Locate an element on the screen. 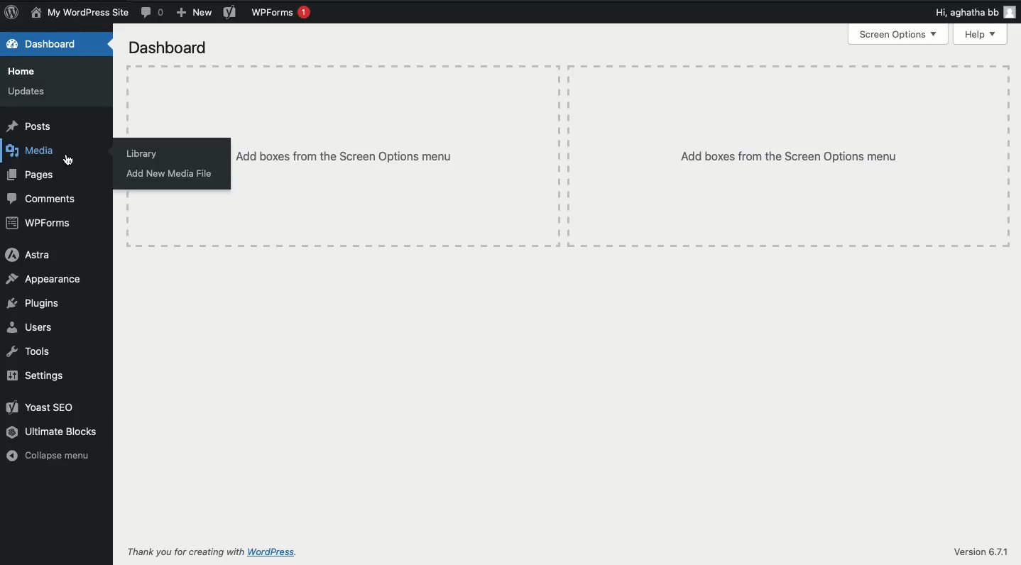 The image size is (1021, 565). Dashboard is located at coordinates (168, 47).